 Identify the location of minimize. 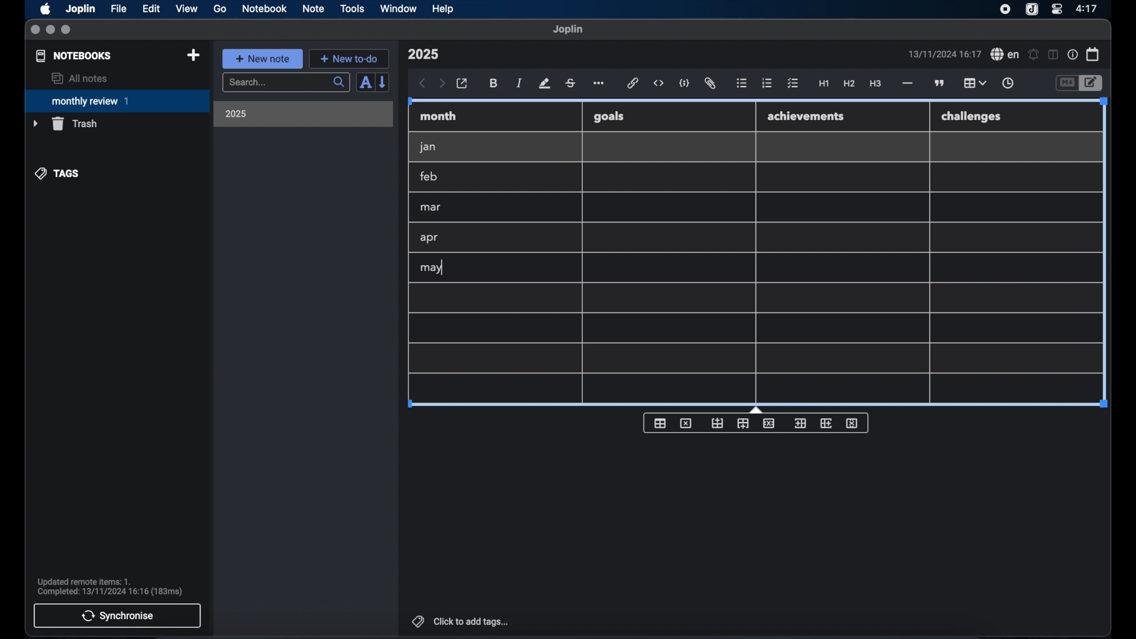
(50, 30).